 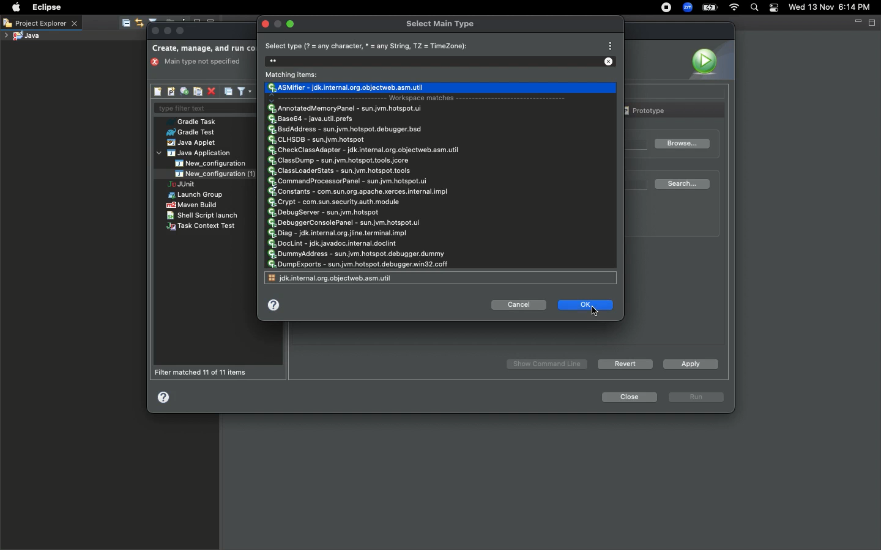 What do you see at coordinates (775, 8) in the screenshot?
I see `Notification` at bounding box center [775, 8].